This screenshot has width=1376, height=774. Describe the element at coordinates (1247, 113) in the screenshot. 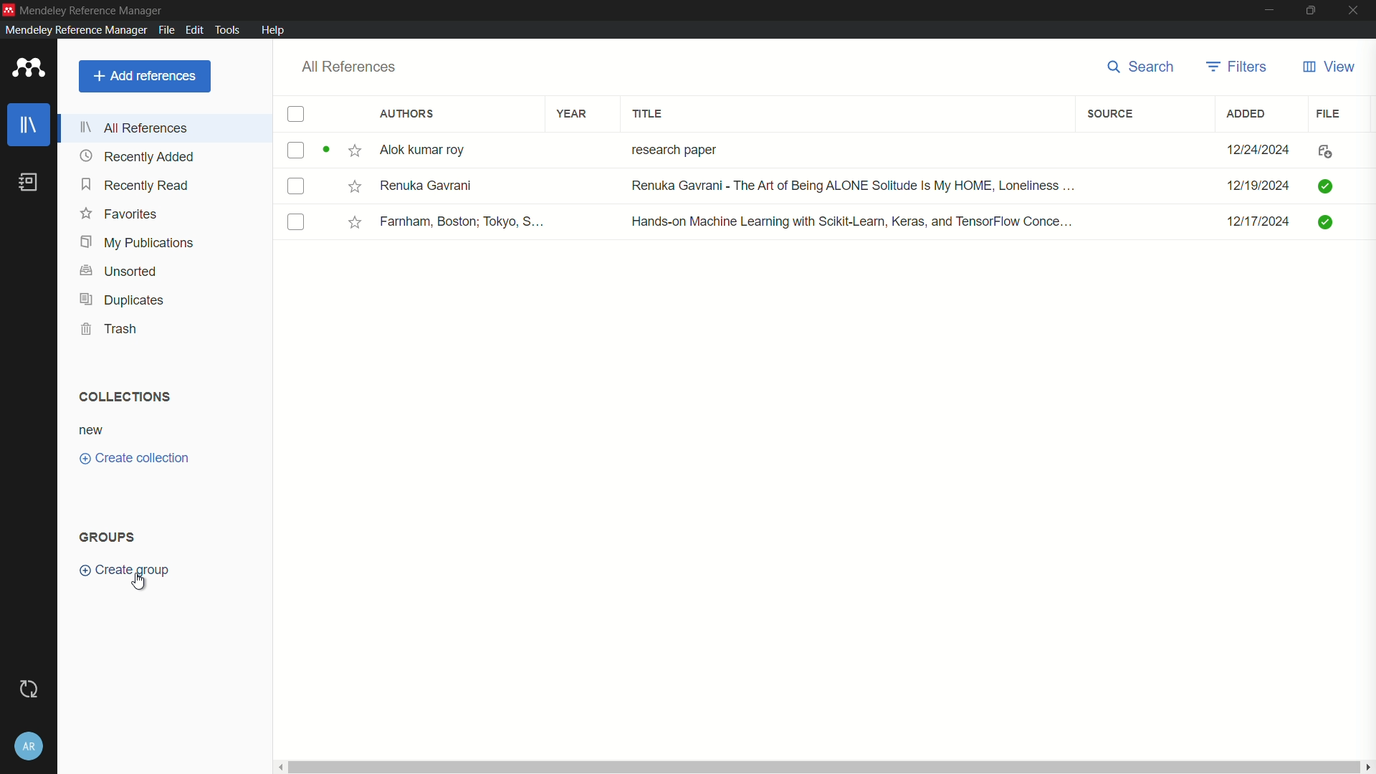

I see `added` at that location.